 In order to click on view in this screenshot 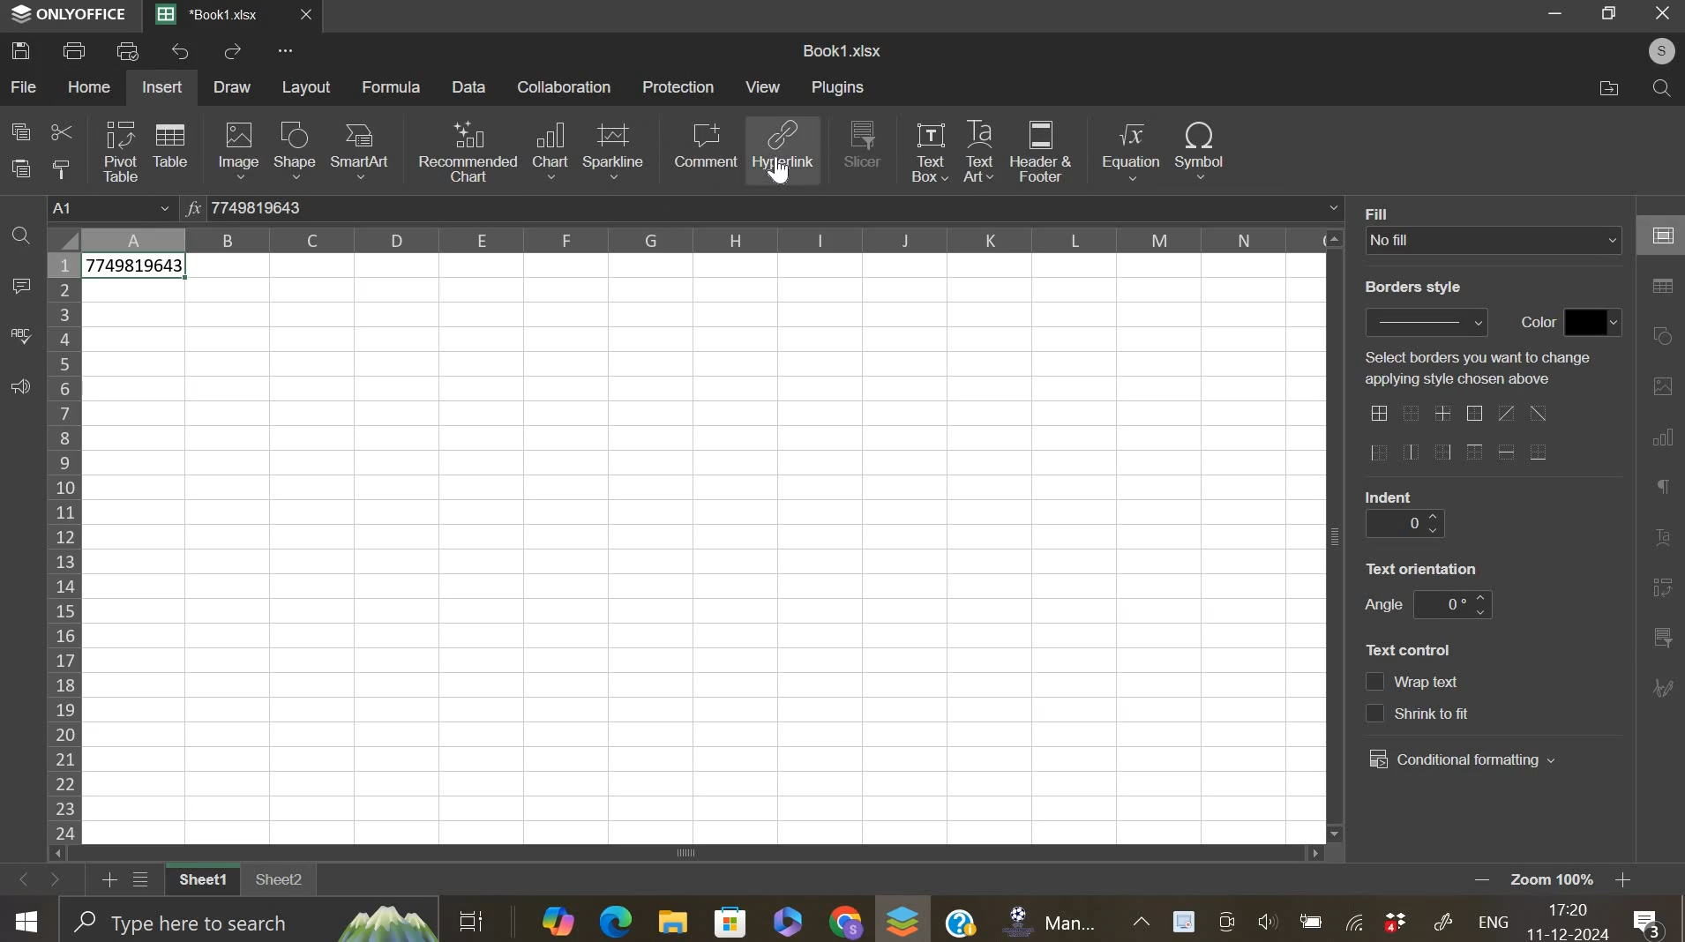, I will do `click(764, 86)`.